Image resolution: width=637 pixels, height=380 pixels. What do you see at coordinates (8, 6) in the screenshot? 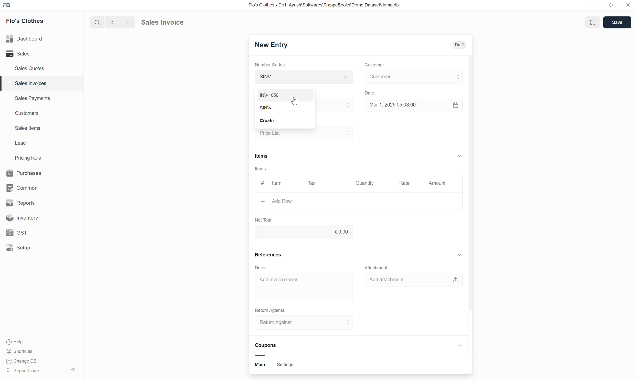
I see `Frappe Book logo` at bounding box center [8, 6].